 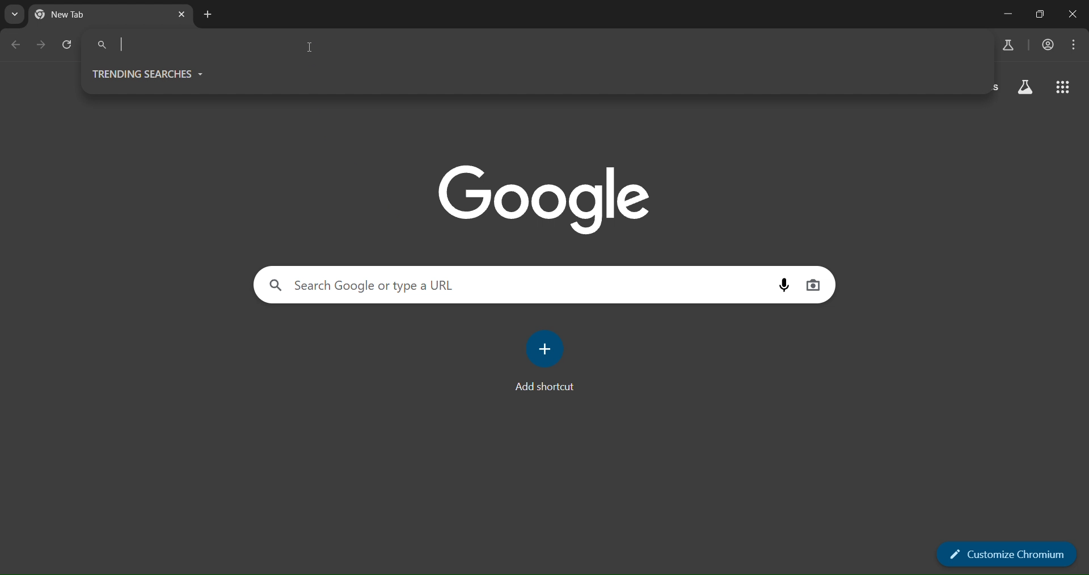 I want to click on new tab, so click(x=206, y=15).